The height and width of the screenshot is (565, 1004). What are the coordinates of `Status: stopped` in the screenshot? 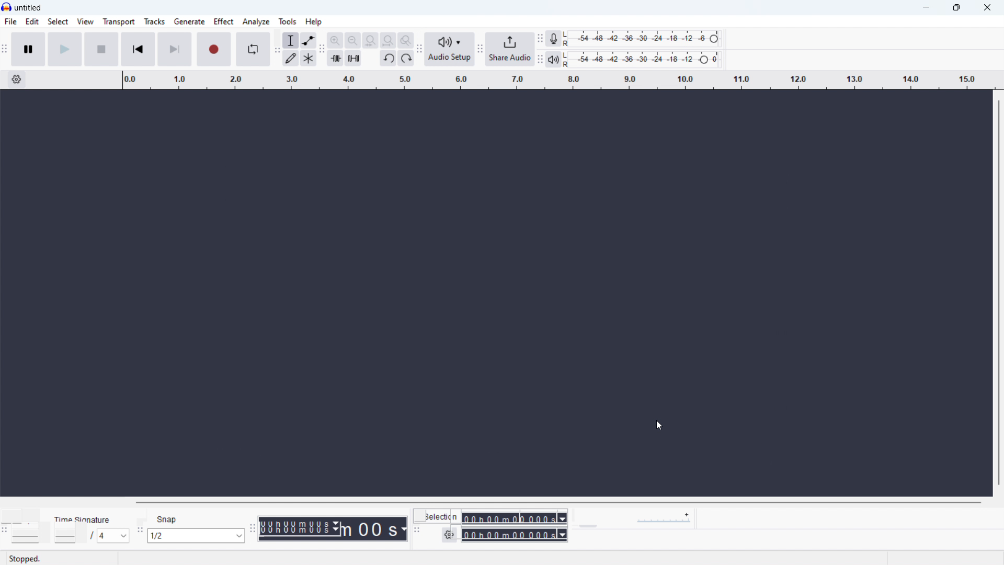 It's located at (26, 558).